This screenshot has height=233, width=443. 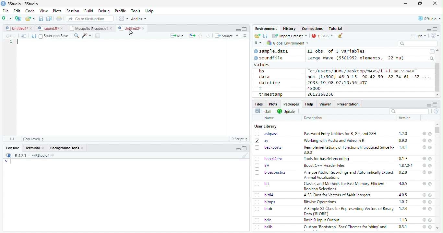 I want to click on Re-run the previous code region, so click(x=192, y=36).